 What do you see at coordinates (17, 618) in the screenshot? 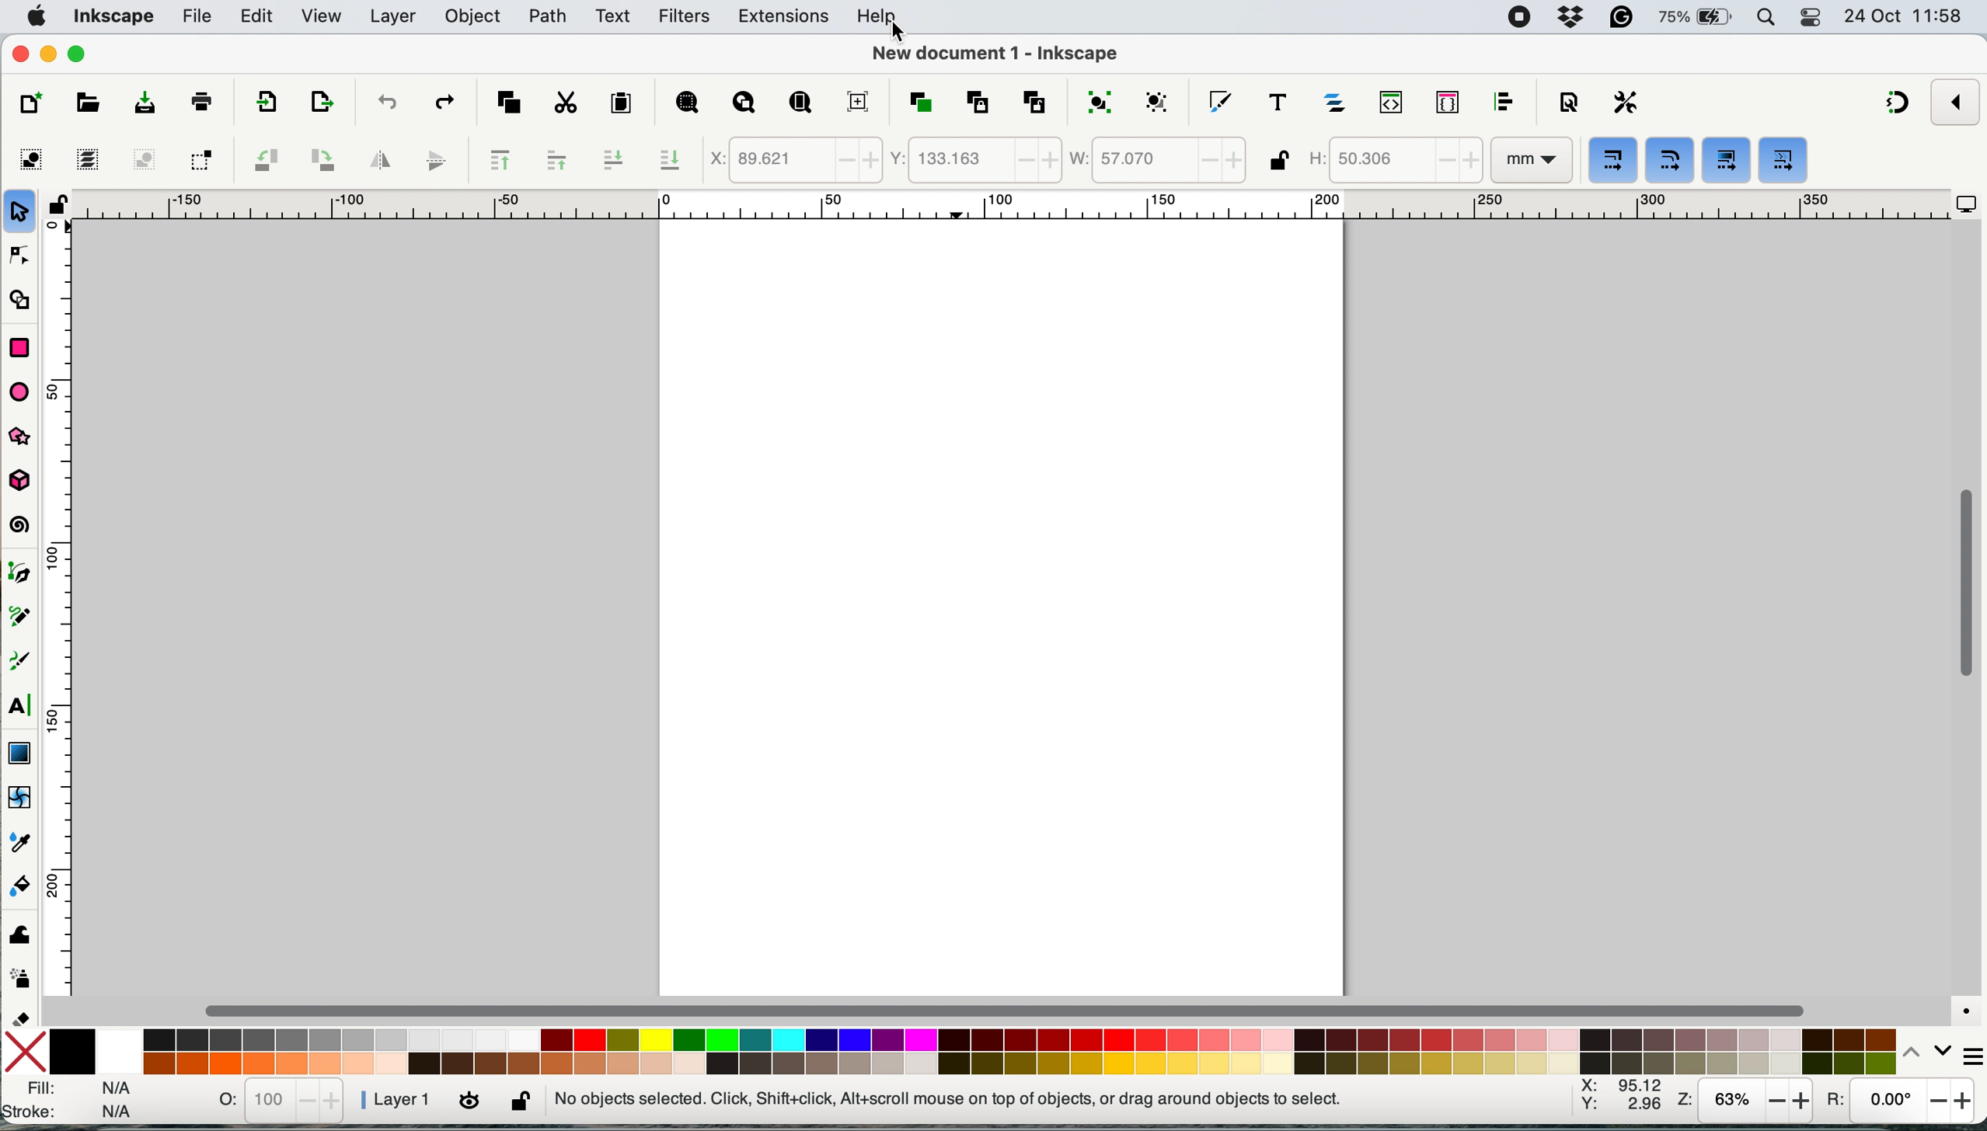
I see `pencil tool` at bounding box center [17, 618].